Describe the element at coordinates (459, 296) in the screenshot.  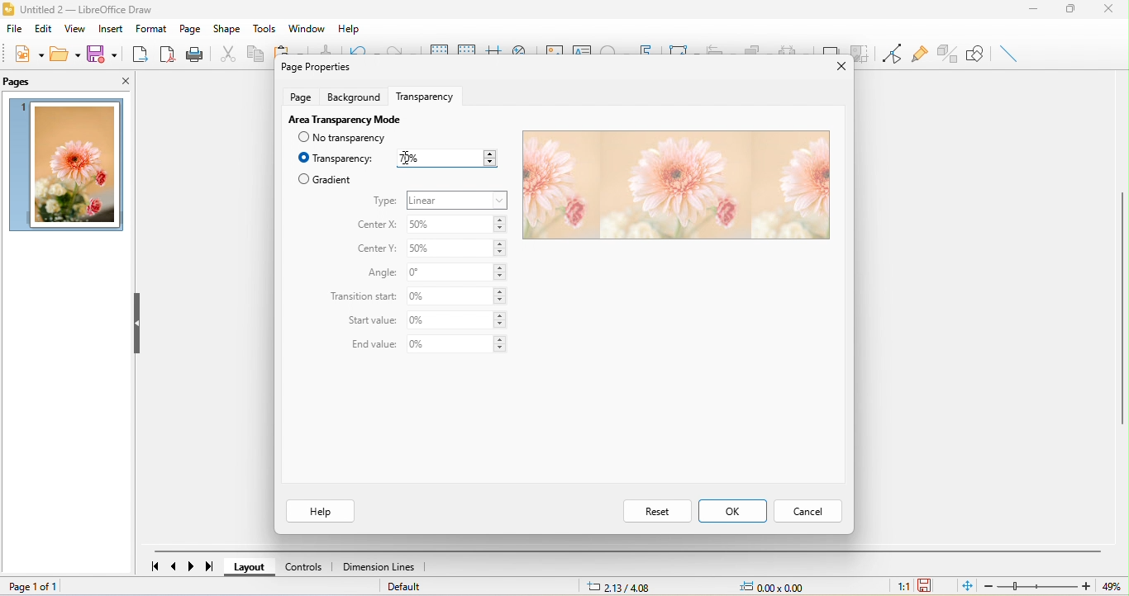
I see `0%` at that location.